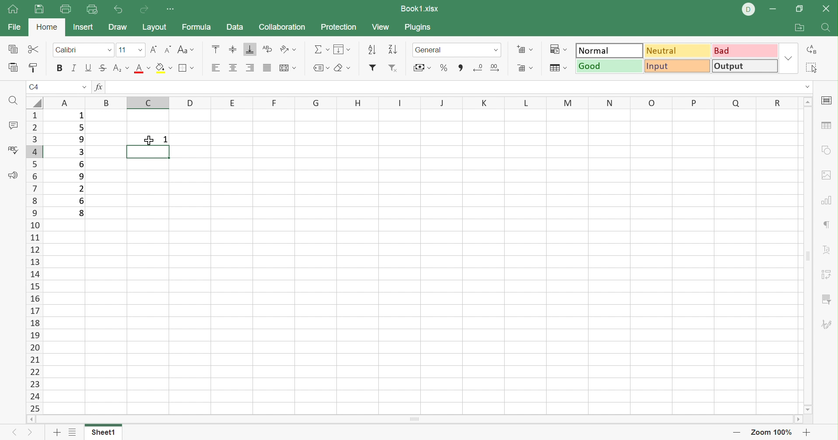 Image resolution: width=838 pixels, height=440 pixels. What do you see at coordinates (83, 152) in the screenshot?
I see `3` at bounding box center [83, 152].